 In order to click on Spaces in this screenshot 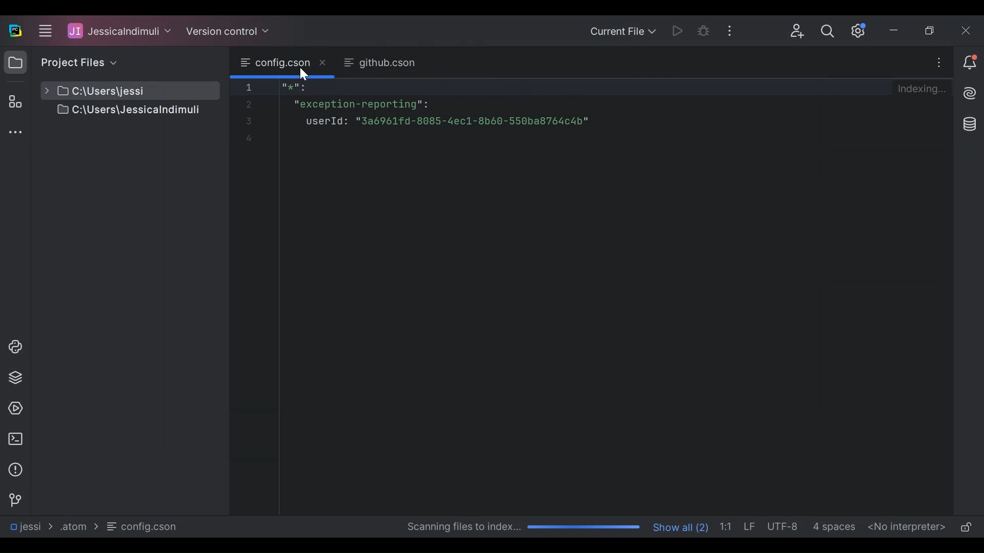, I will do `click(835, 526)`.